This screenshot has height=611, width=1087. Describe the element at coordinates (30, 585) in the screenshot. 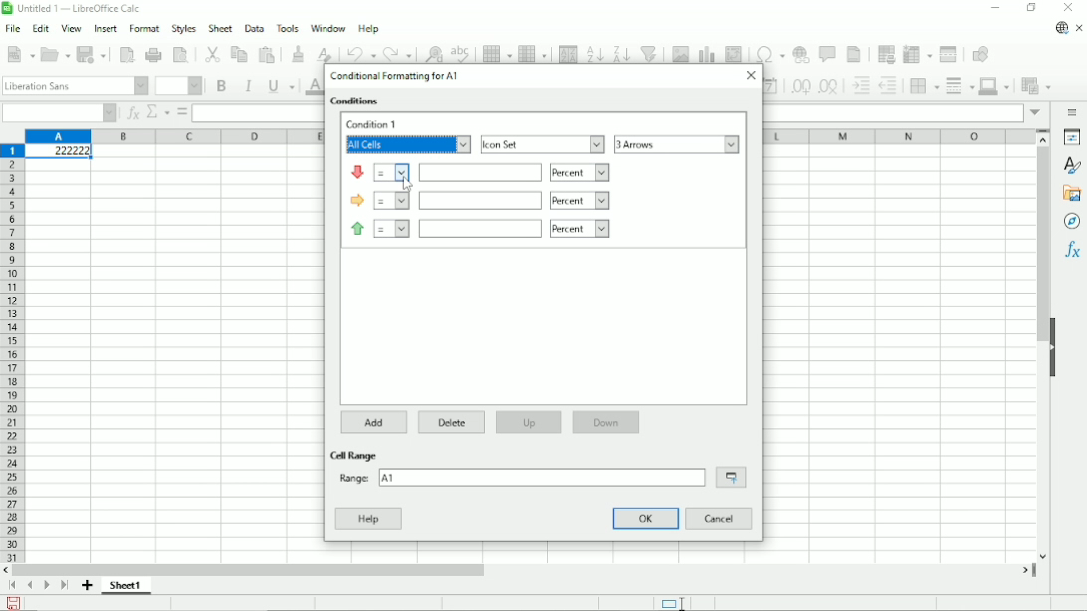

I see `Scroll to previous page` at that location.